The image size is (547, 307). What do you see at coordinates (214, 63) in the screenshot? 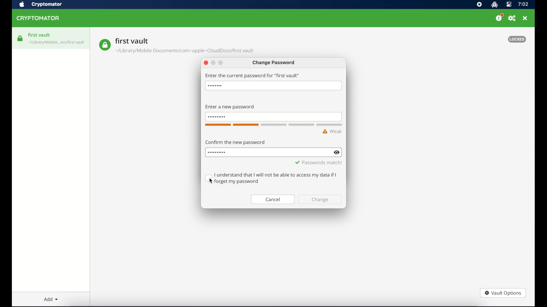
I see `minimize` at bounding box center [214, 63].